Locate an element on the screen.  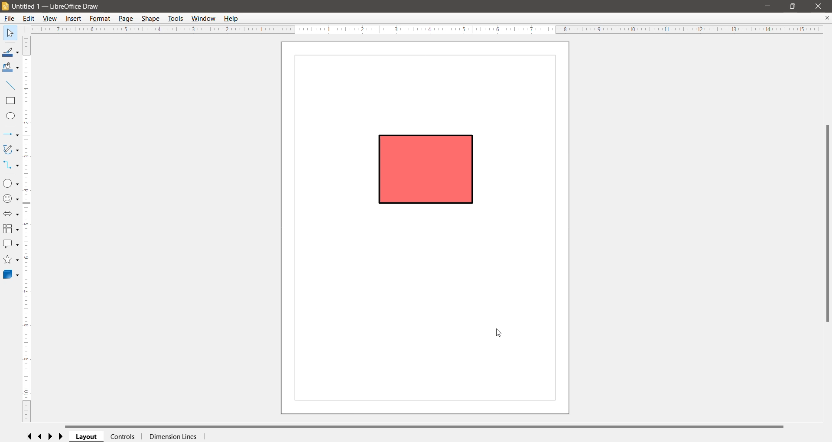
Close is located at coordinates (819, 6).